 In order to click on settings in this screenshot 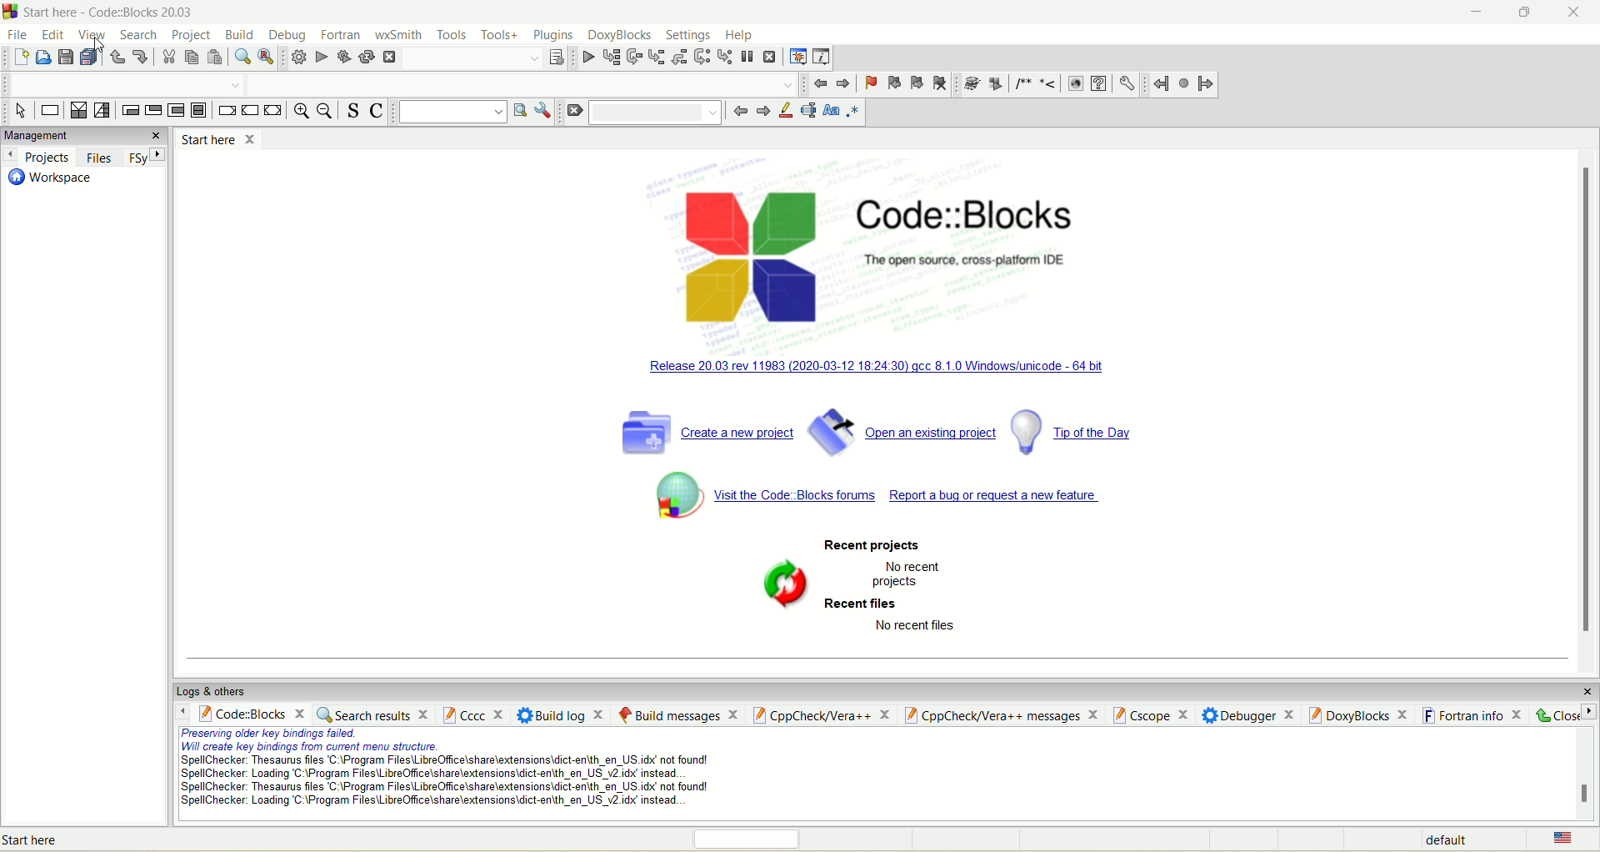, I will do `click(1127, 84)`.